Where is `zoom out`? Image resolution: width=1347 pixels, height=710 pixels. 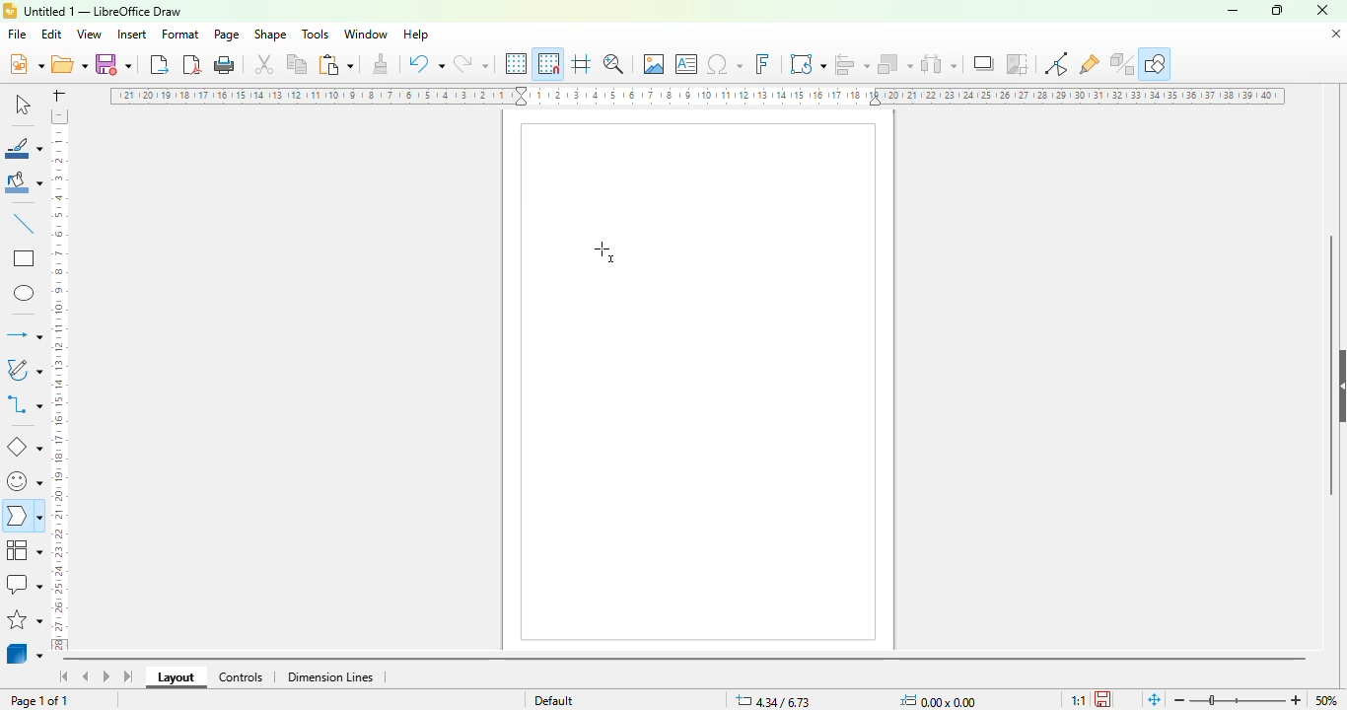
zoom out is located at coordinates (1180, 700).